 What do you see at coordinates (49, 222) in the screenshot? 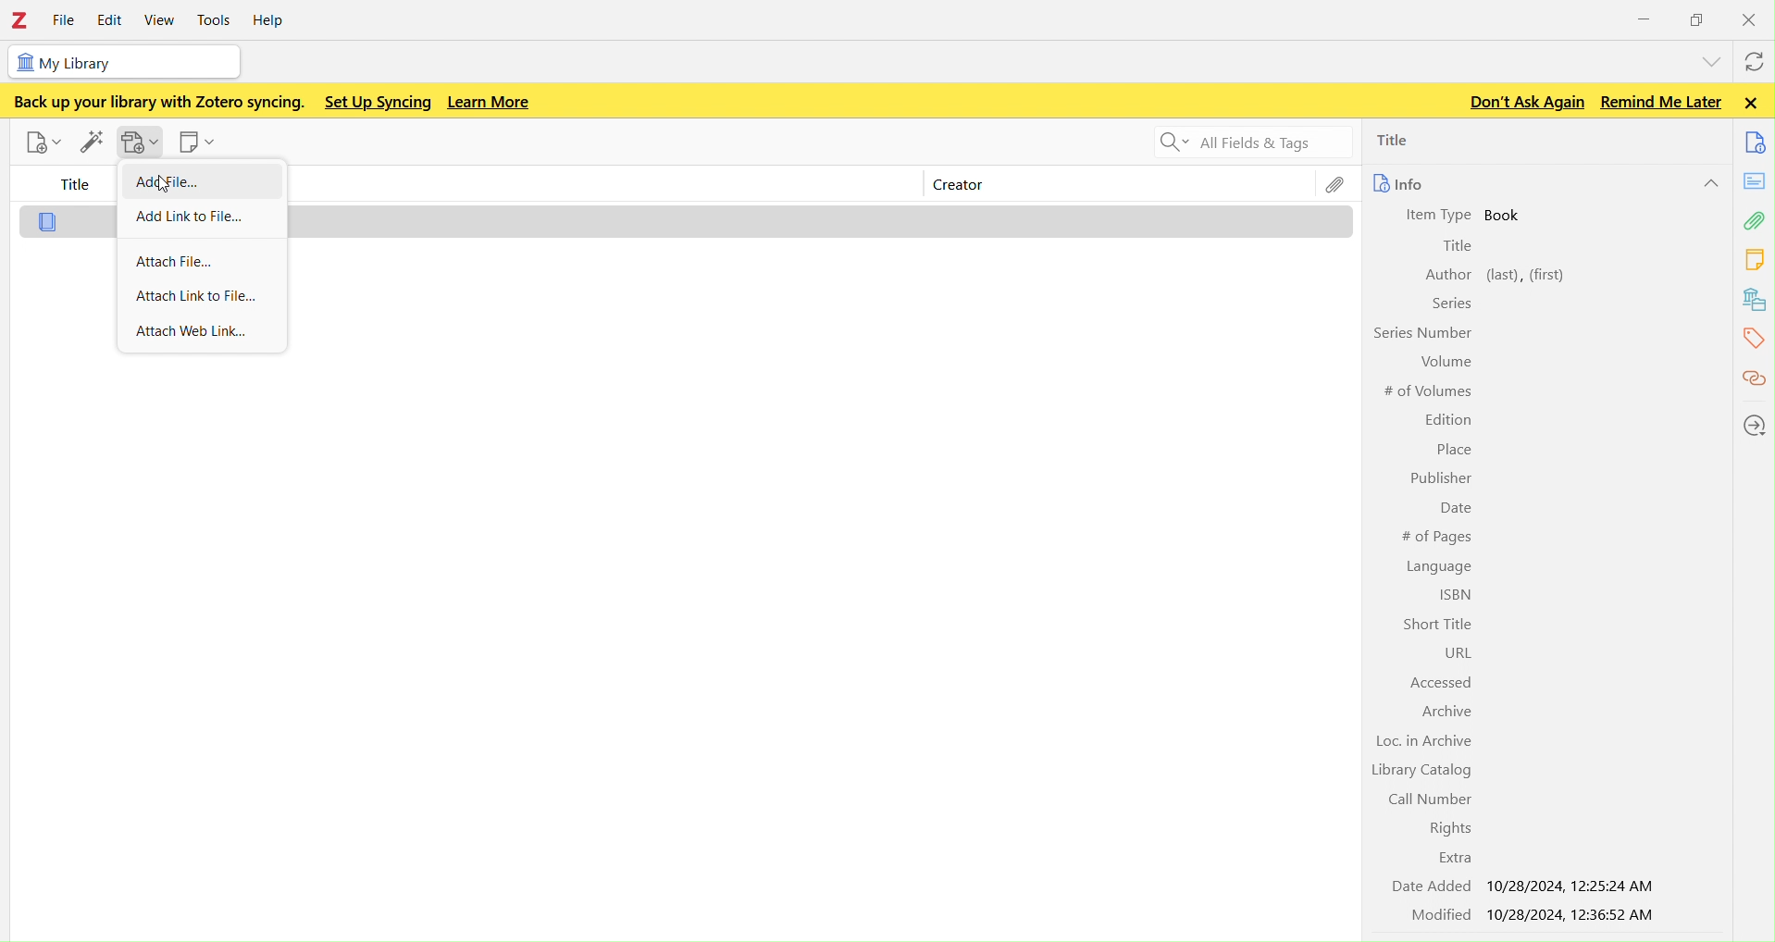
I see `file` at bounding box center [49, 222].